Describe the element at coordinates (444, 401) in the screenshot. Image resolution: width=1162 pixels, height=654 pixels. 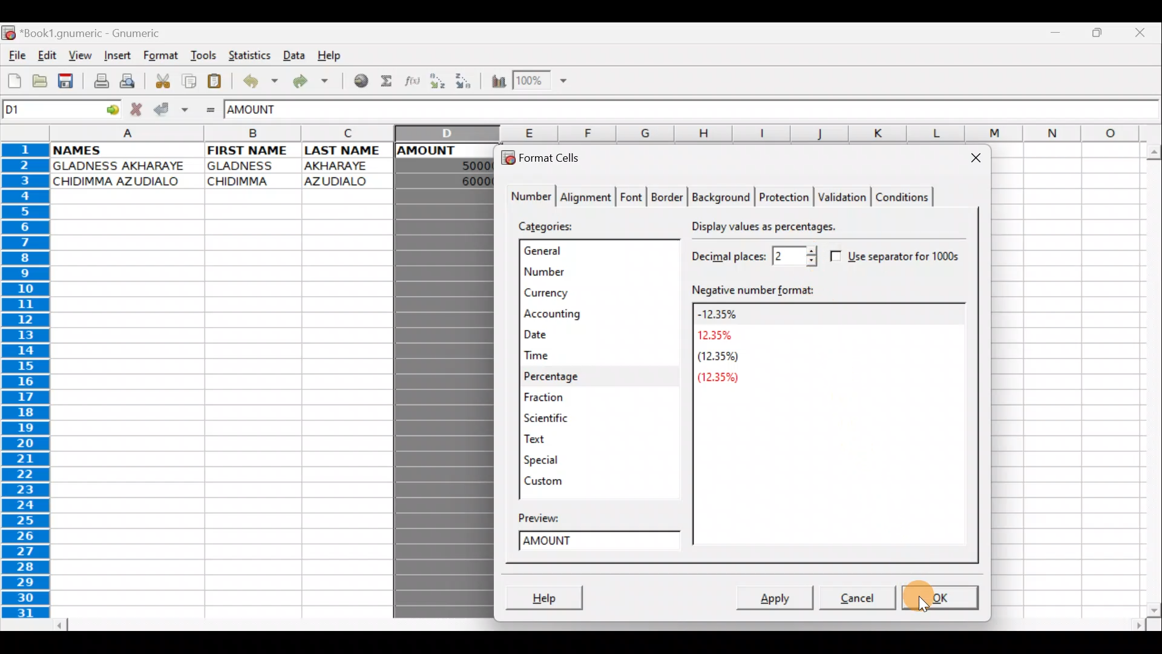
I see `Column D selected` at that location.